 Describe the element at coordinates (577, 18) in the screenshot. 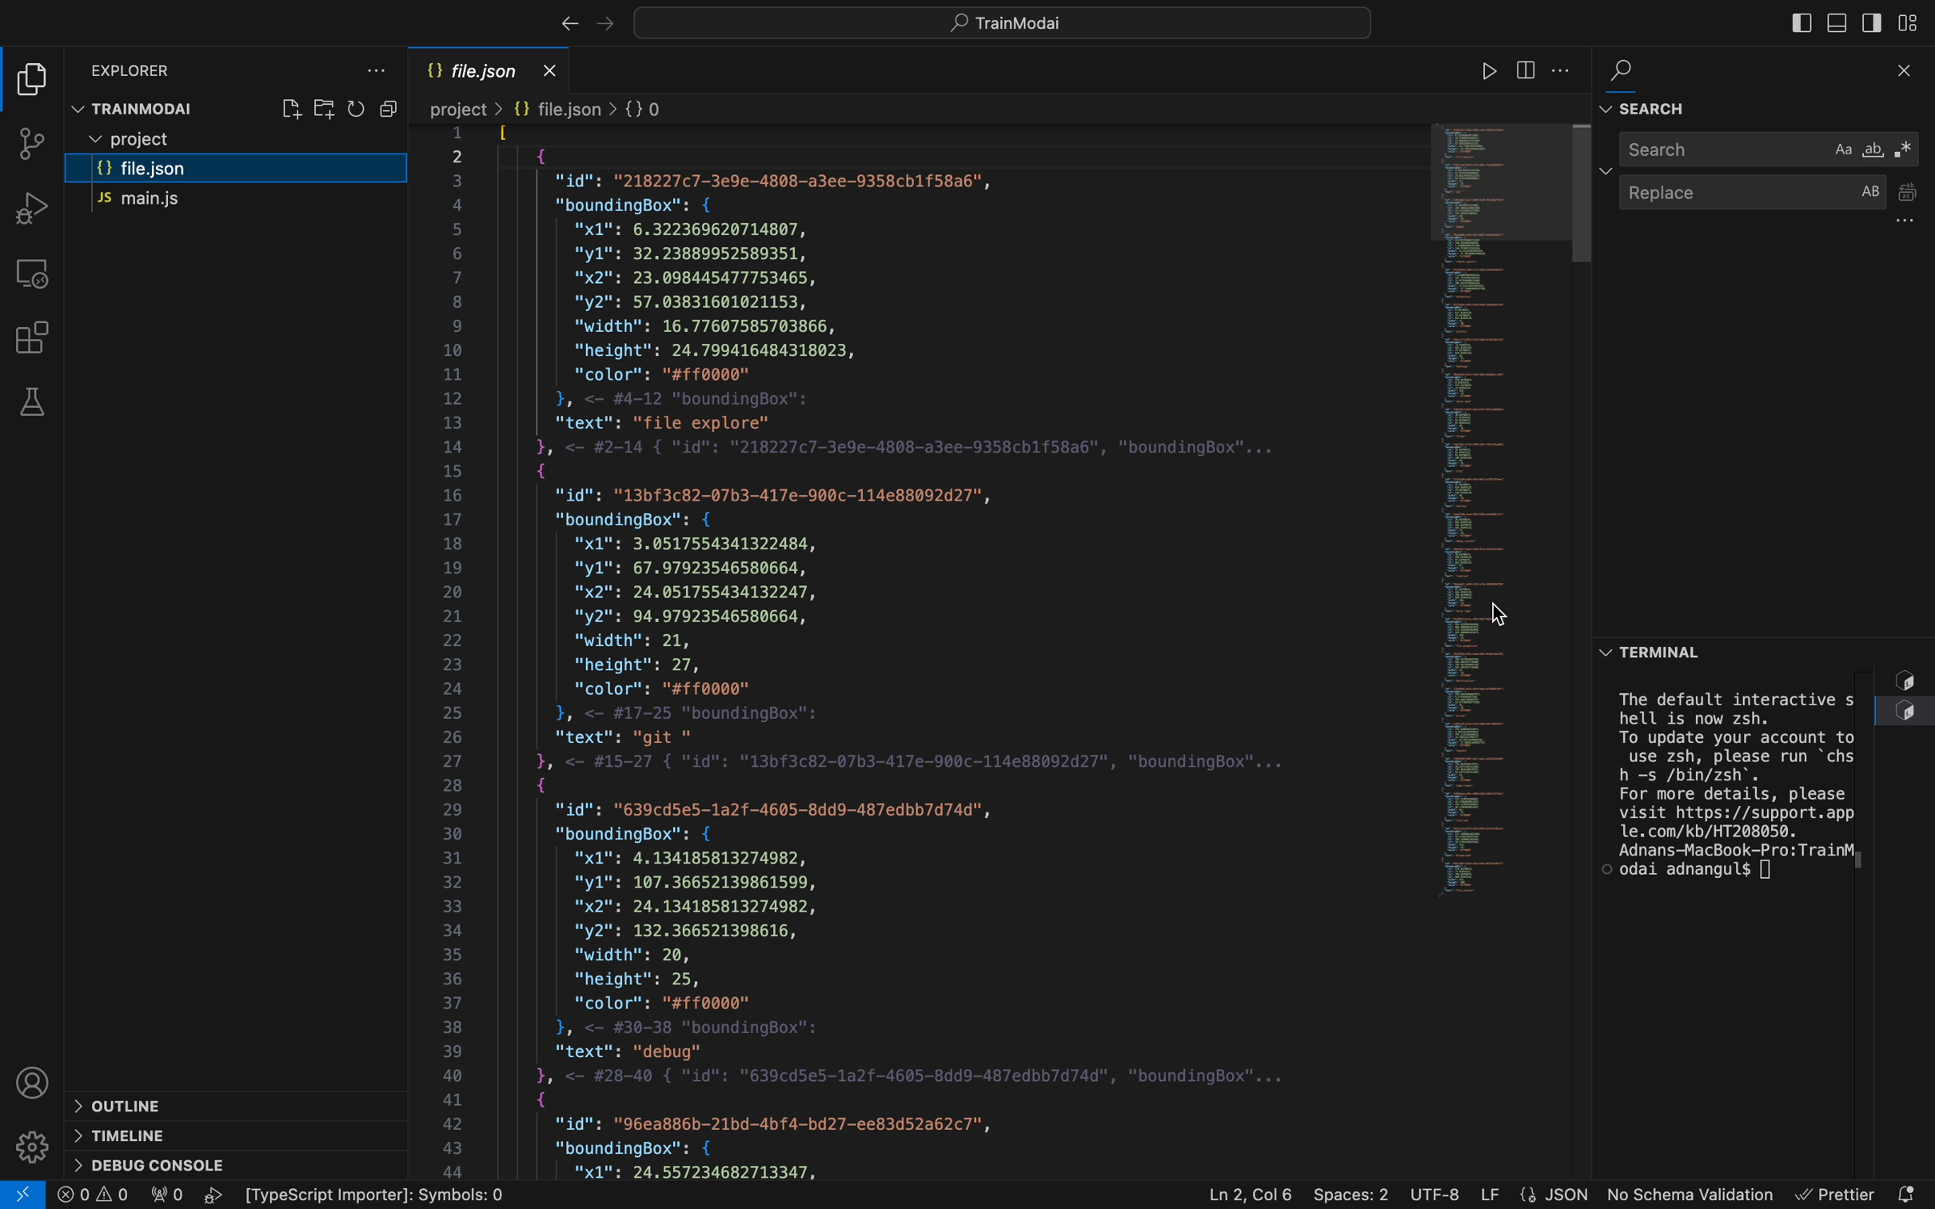

I see `arrows` at that location.